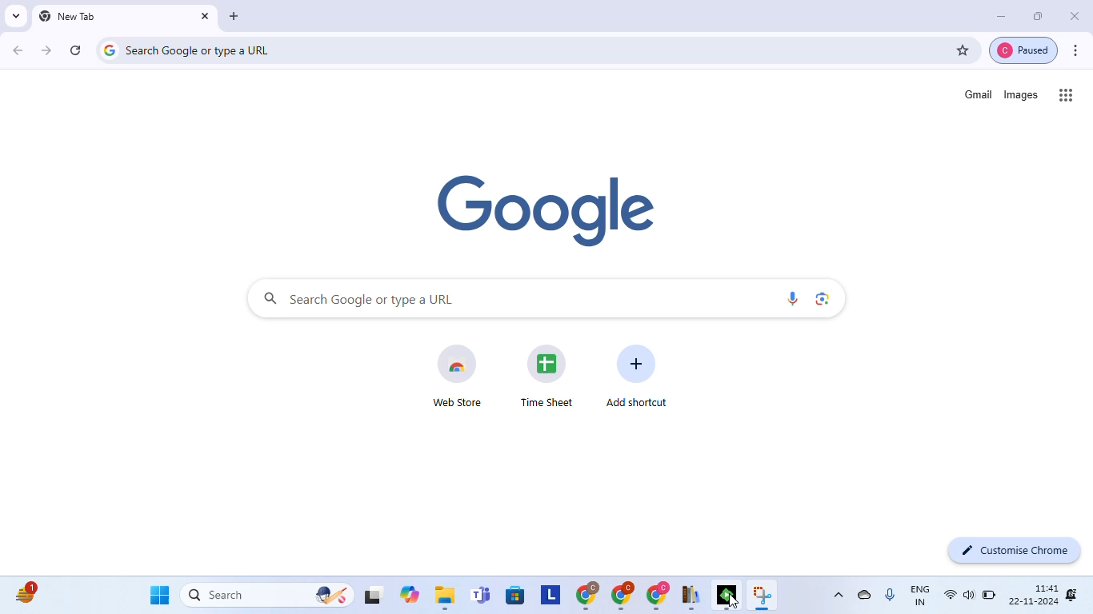 This screenshot has height=614, width=1093. What do you see at coordinates (204, 16) in the screenshot?
I see `close tab` at bounding box center [204, 16].